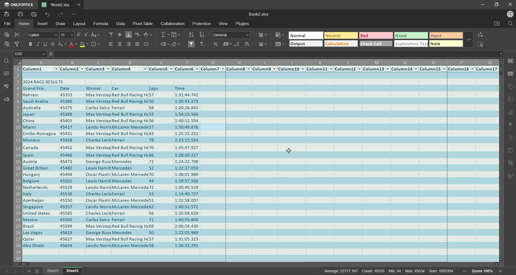 Image resolution: width=516 pixels, height=275 pixels. What do you see at coordinates (213, 69) in the screenshot?
I see `Column ` at bounding box center [213, 69].